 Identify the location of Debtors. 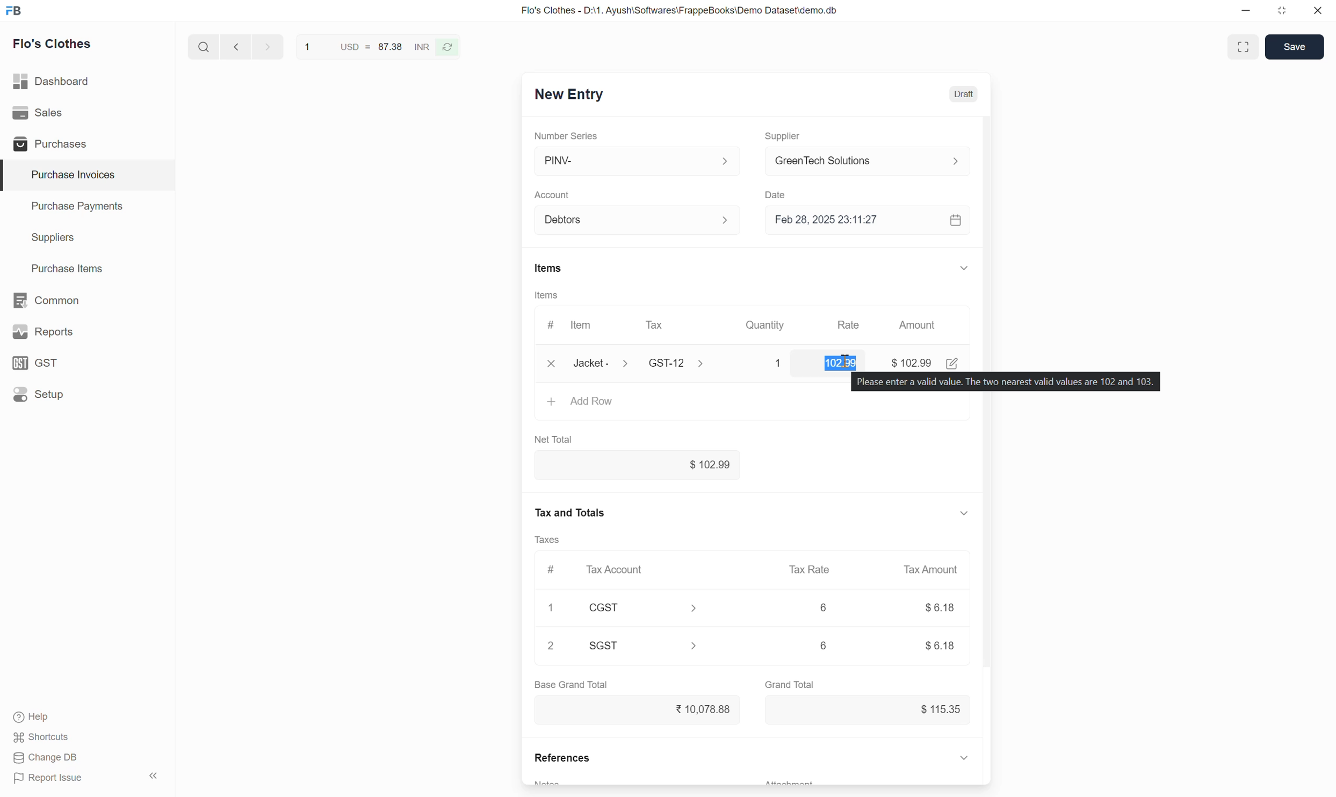
(640, 220).